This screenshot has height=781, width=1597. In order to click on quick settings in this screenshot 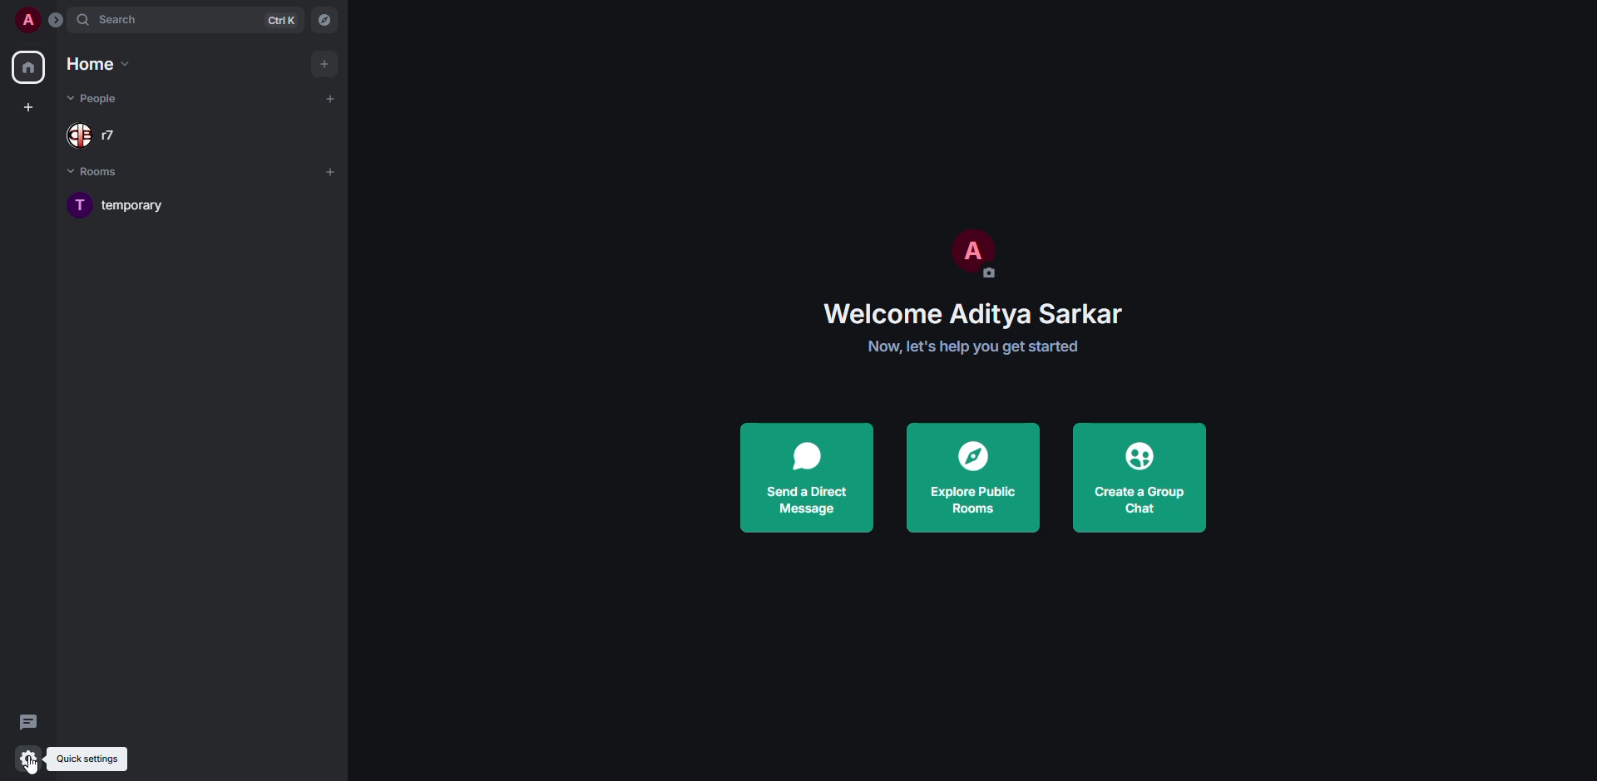, I will do `click(93, 758)`.